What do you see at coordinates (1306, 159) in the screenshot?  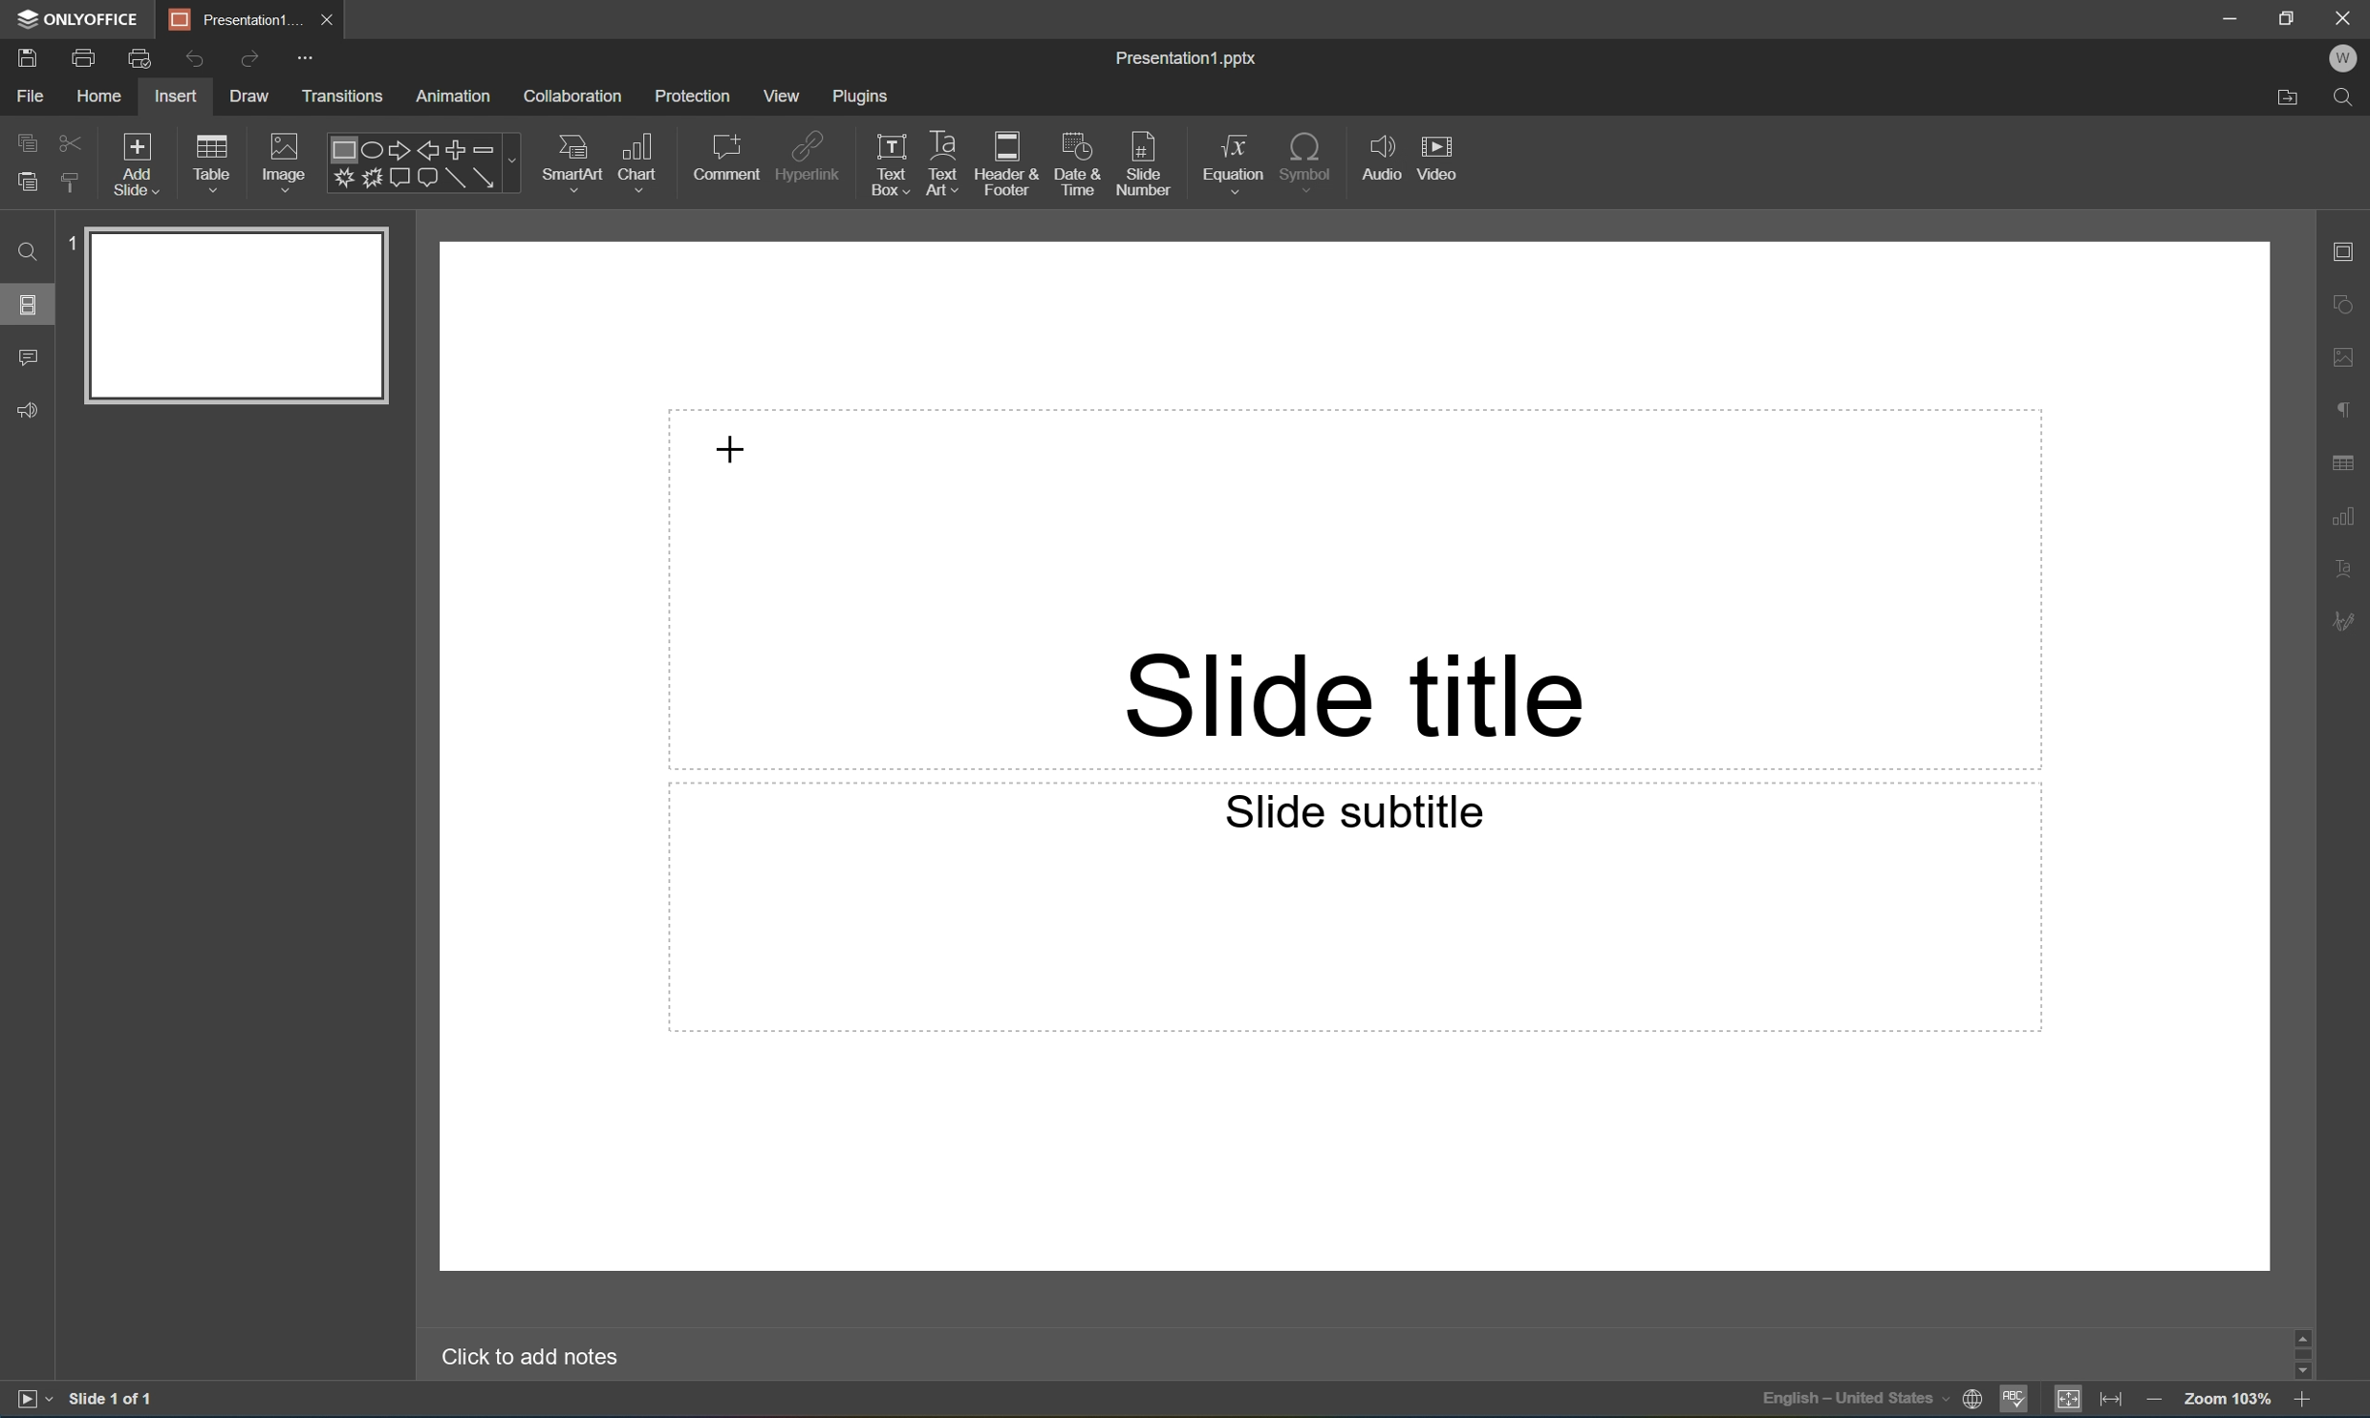 I see `Symbol` at bounding box center [1306, 159].